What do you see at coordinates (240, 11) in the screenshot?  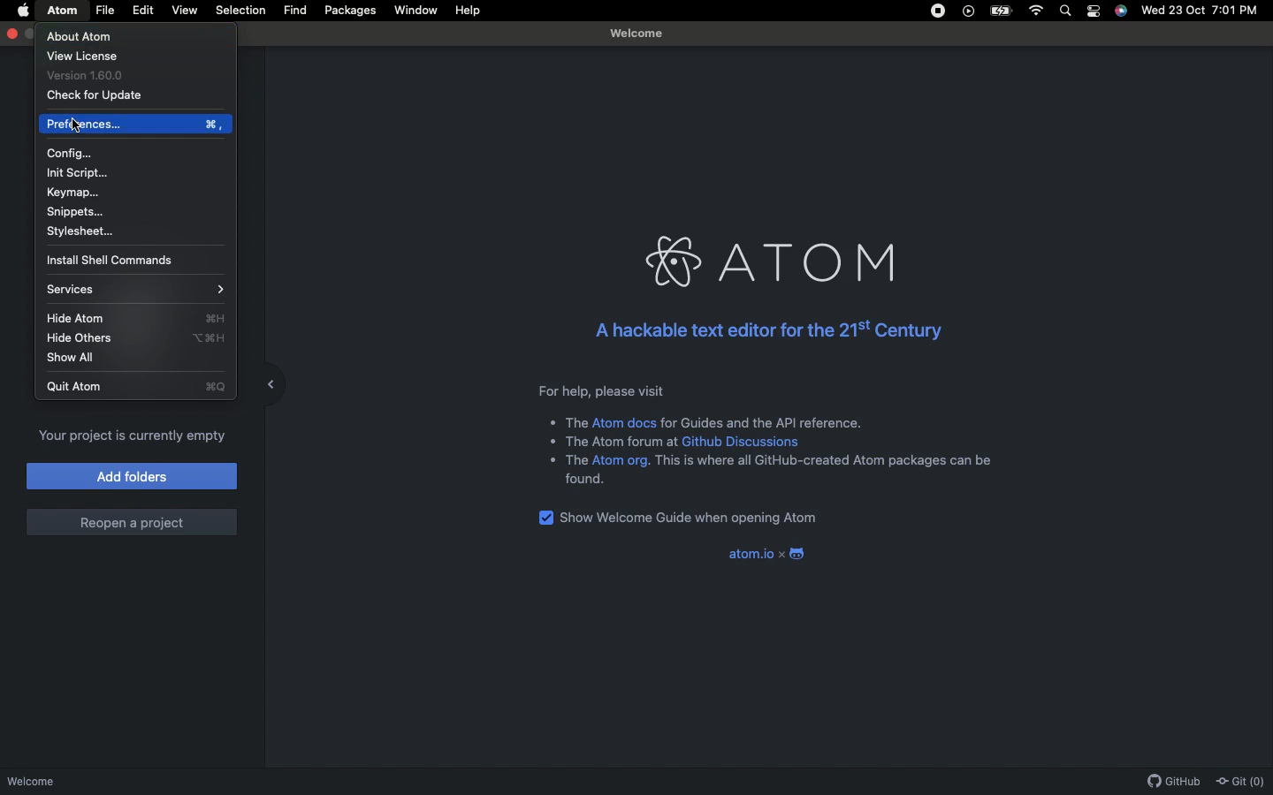 I see `Selection` at bounding box center [240, 11].